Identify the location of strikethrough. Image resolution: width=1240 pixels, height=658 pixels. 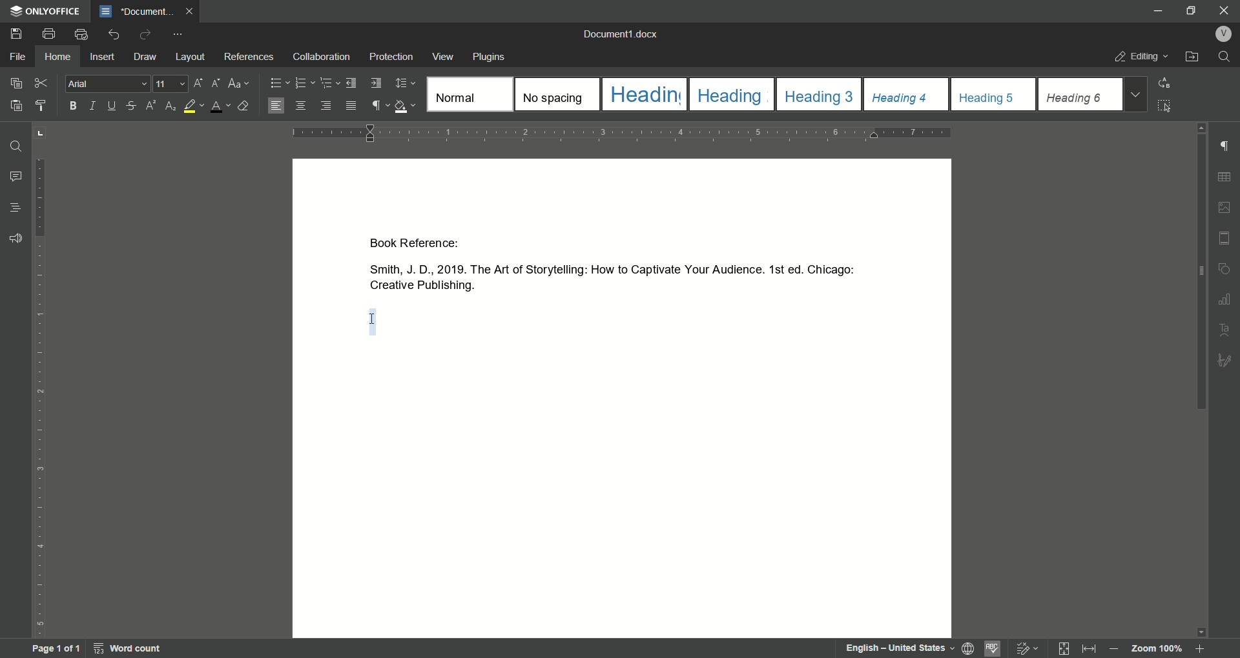
(131, 106).